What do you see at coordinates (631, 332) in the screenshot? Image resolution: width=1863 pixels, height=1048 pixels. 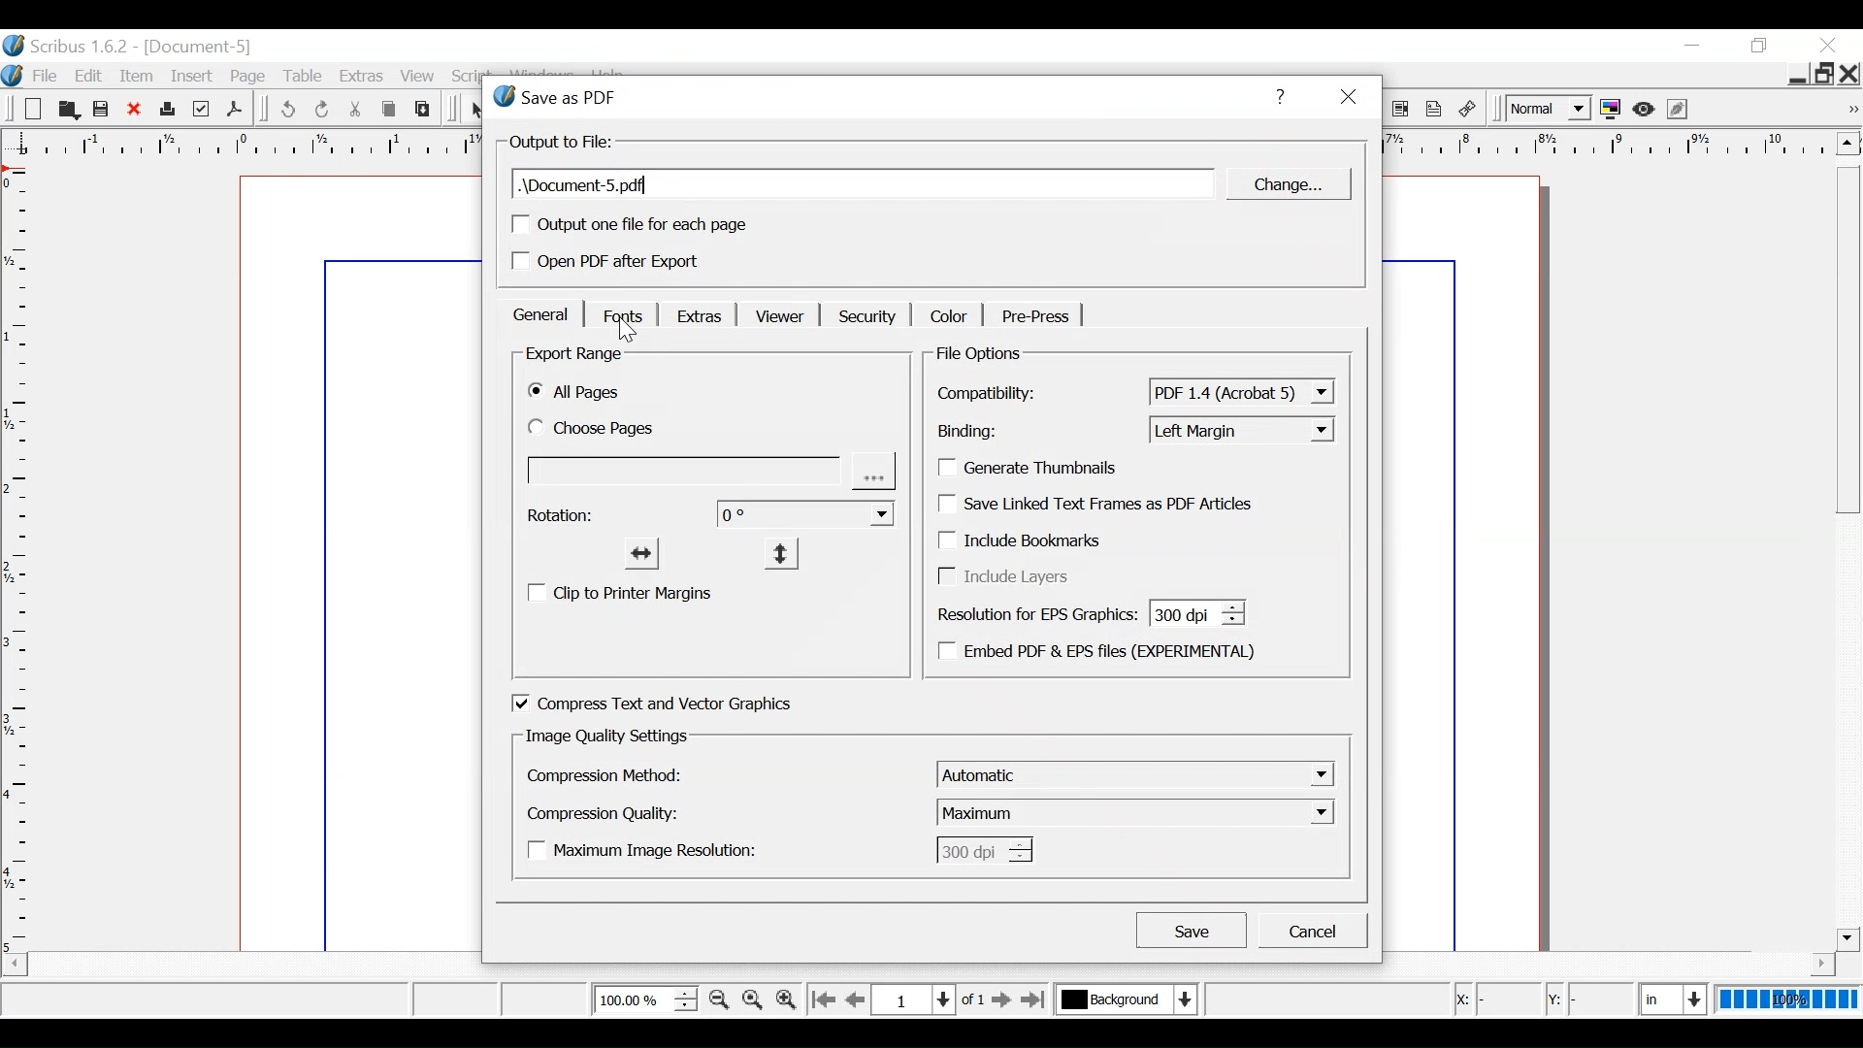 I see `Cursor` at bounding box center [631, 332].